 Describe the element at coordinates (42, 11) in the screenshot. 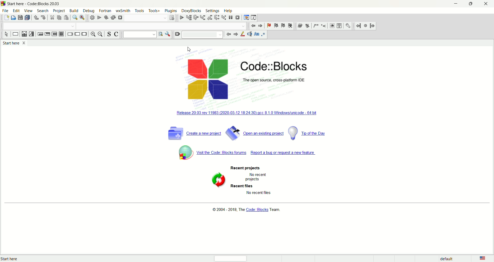

I see `search` at that location.